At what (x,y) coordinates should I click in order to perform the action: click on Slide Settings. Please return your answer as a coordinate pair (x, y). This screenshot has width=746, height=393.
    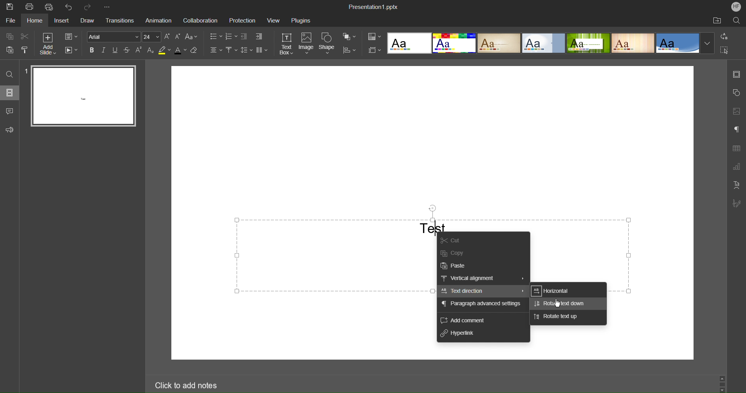
    Looking at the image, I should click on (737, 75).